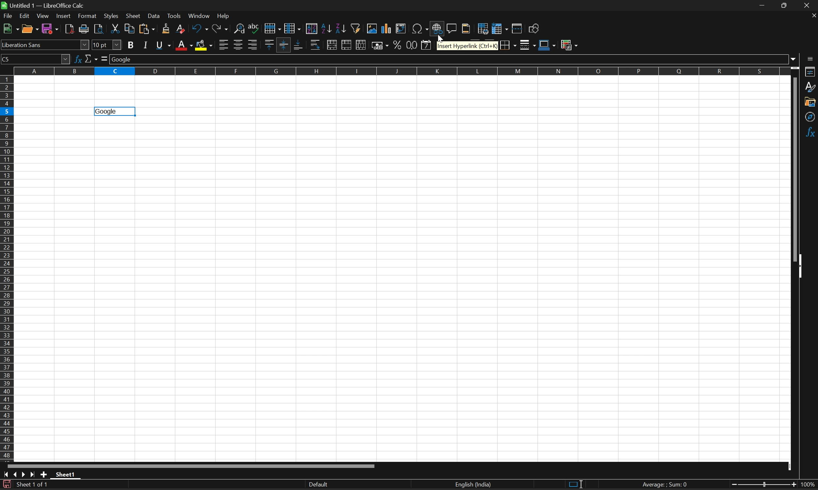 The height and width of the screenshot is (490, 818). I want to click on Font size, so click(107, 44).